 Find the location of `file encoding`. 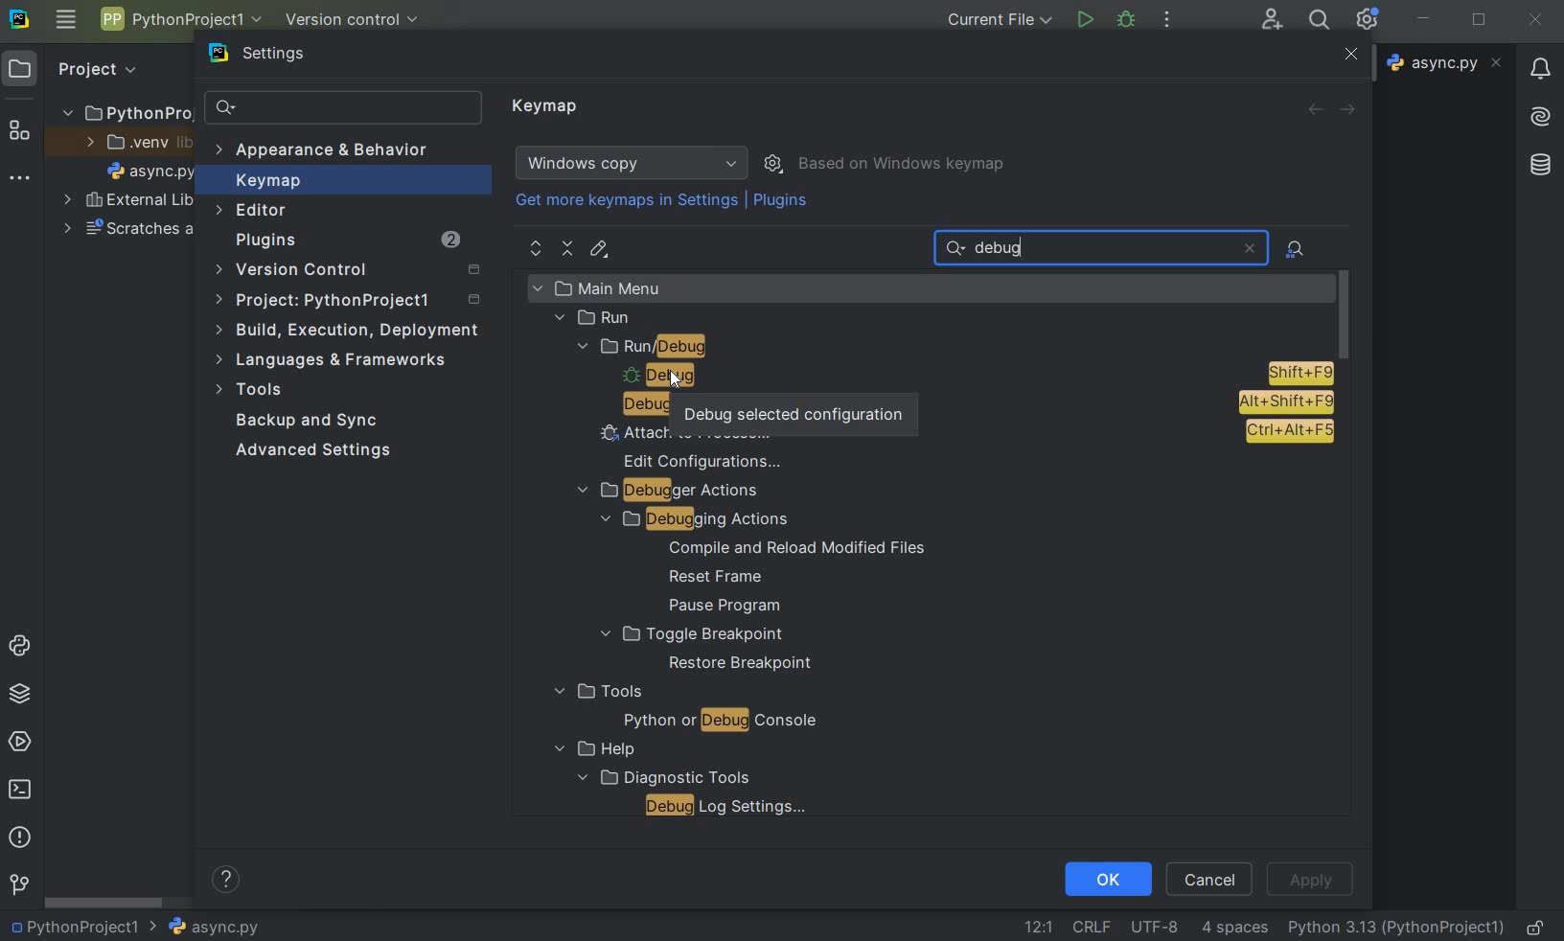

file encoding is located at coordinates (1157, 926).